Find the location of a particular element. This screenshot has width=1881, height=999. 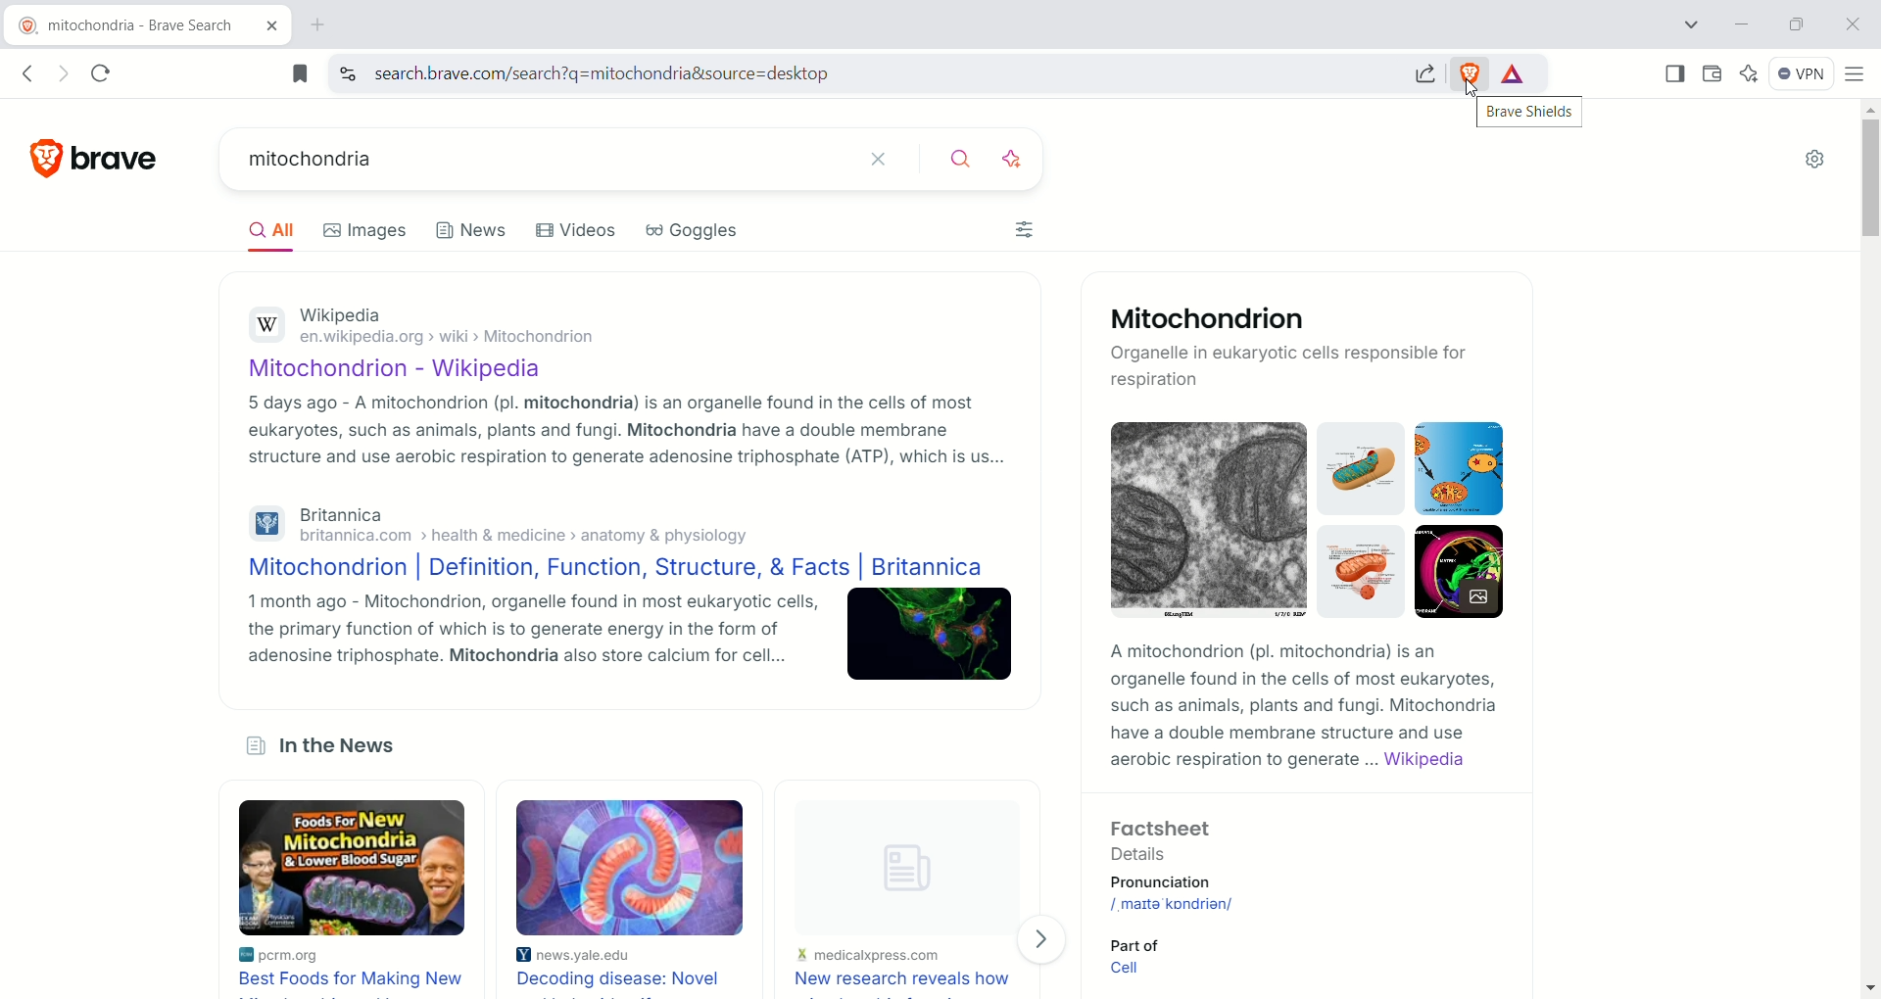

medicalxpress.com is located at coordinates (869, 956).